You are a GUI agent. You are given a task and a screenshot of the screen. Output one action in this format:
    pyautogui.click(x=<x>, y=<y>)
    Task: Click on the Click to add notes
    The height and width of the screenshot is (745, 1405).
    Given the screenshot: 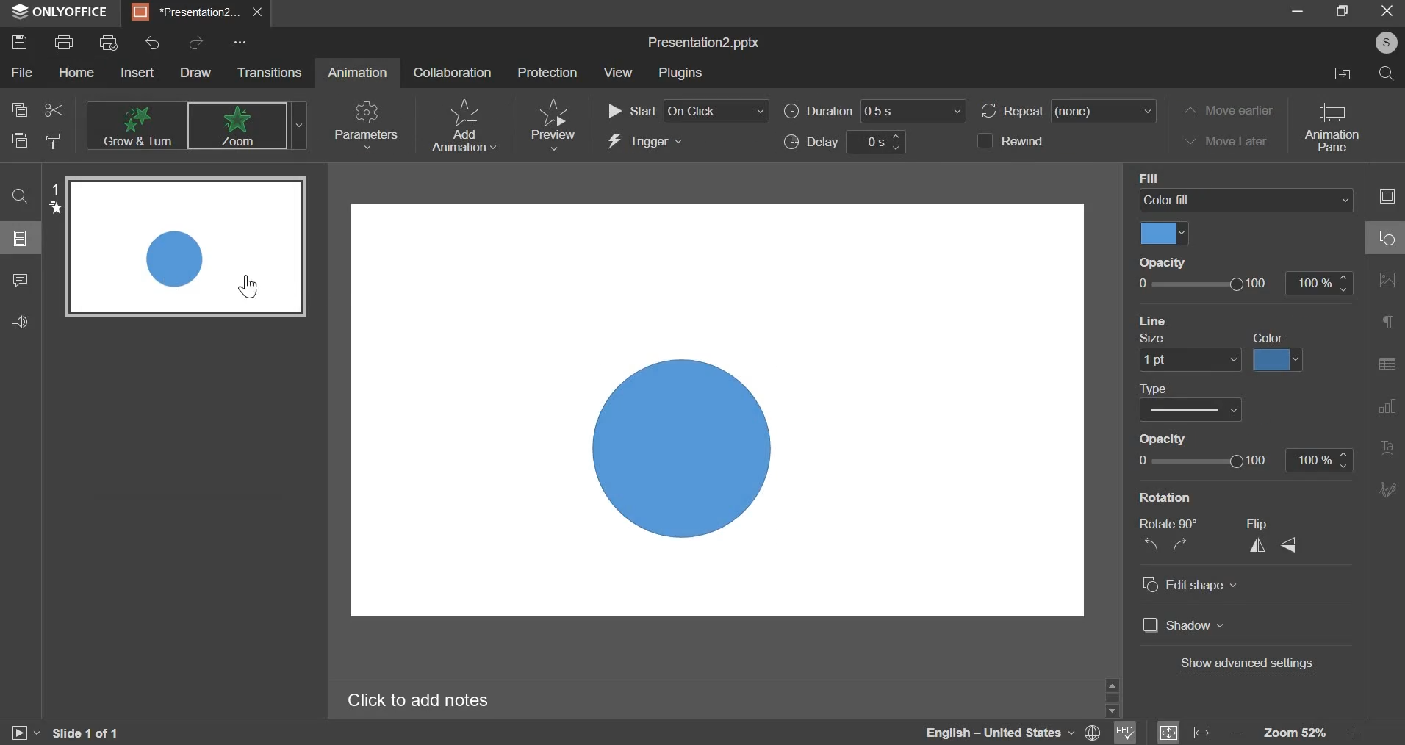 What is the action you would take?
    pyautogui.click(x=448, y=700)
    